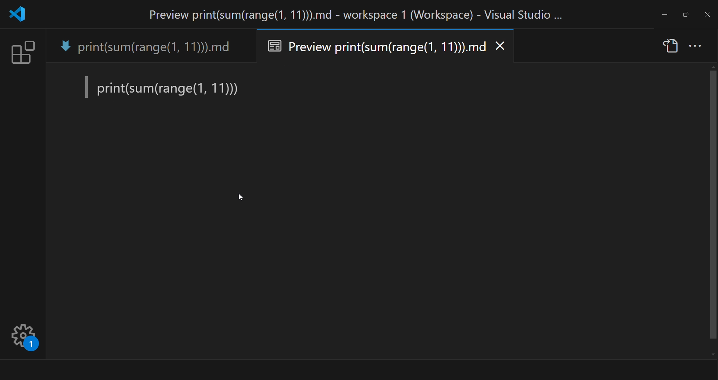 The image size is (718, 380). What do you see at coordinates (19, 15) in the screenshot?
I see `logo` at bounding box center [19, 15].